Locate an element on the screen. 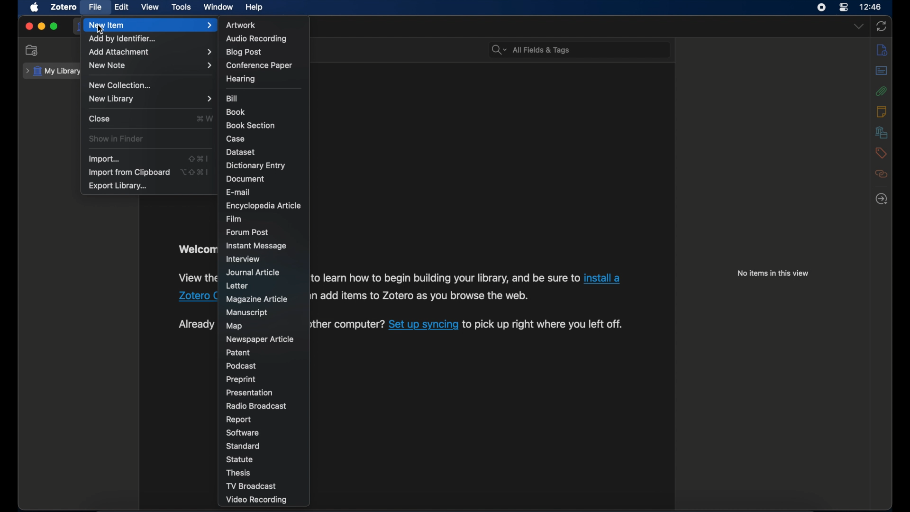 This screenshot has width=910, height=512. new collection is located at coordinates (119, 85).